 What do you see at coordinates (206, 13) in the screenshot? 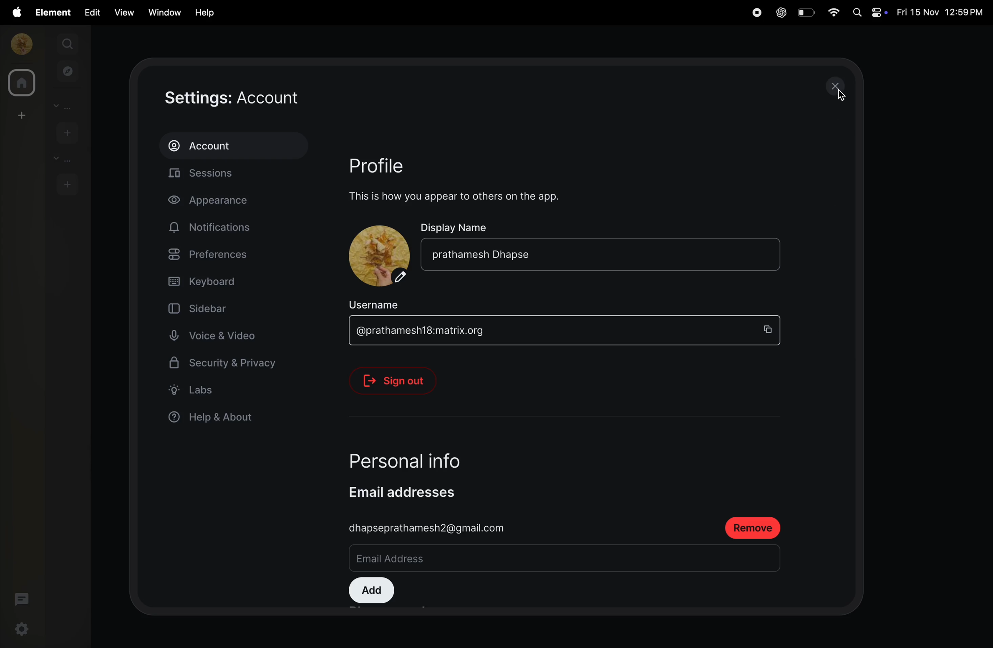
I see `Help` at bounding box center [206, 13].